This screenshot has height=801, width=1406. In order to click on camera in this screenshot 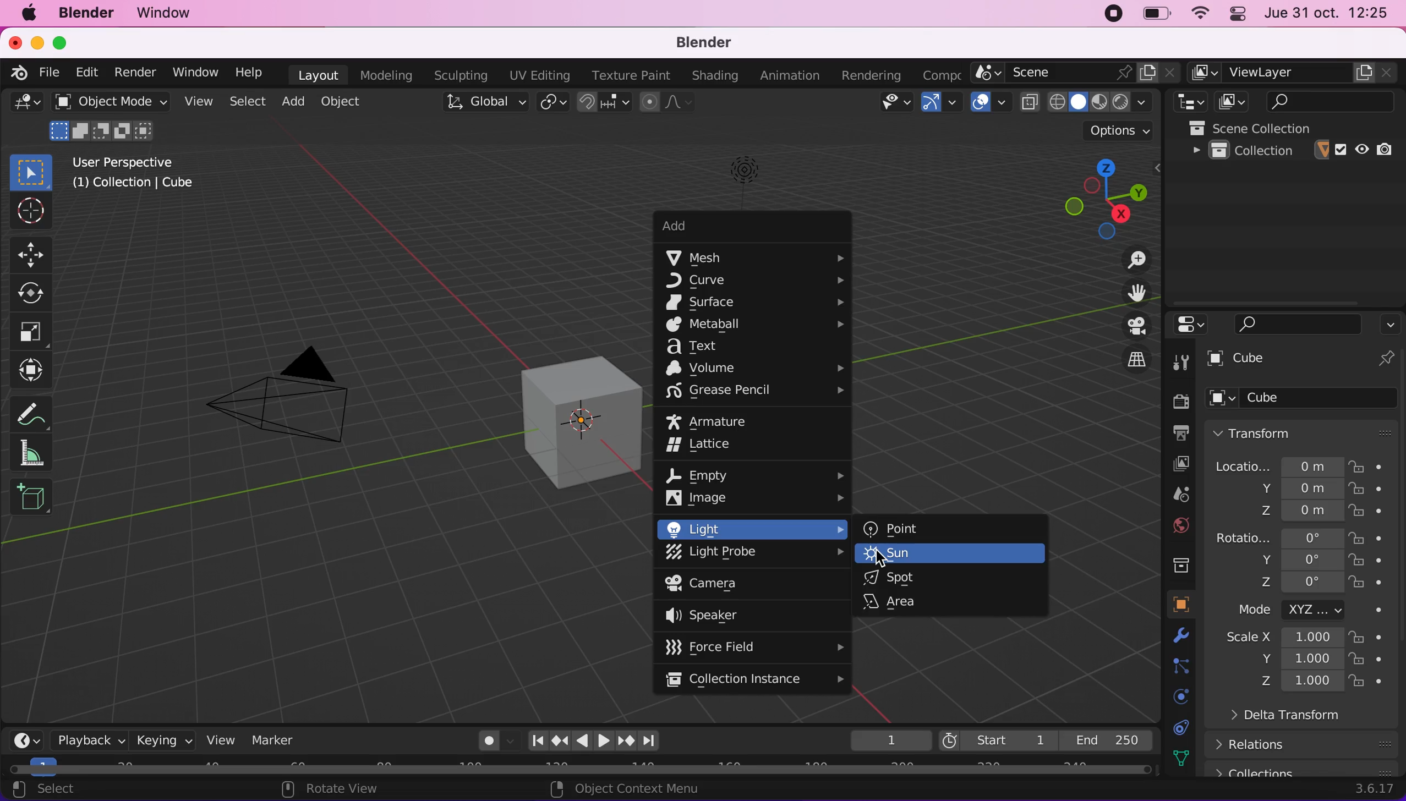, I will do `click(293, 401)`.